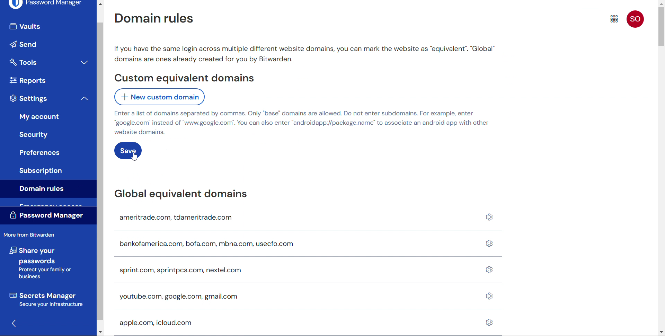 The height and width of the screenshot is (336, 665). What do you see at coordinates (177, 297) in the screenshot?
I see `youtube.com, google.com, gmail.com` at bounding box center [177, 297].